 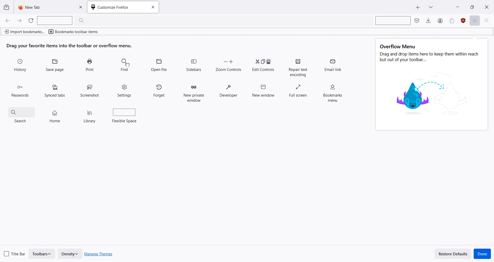 I want to click on Save to Pocket, so click(x=440, y=21).